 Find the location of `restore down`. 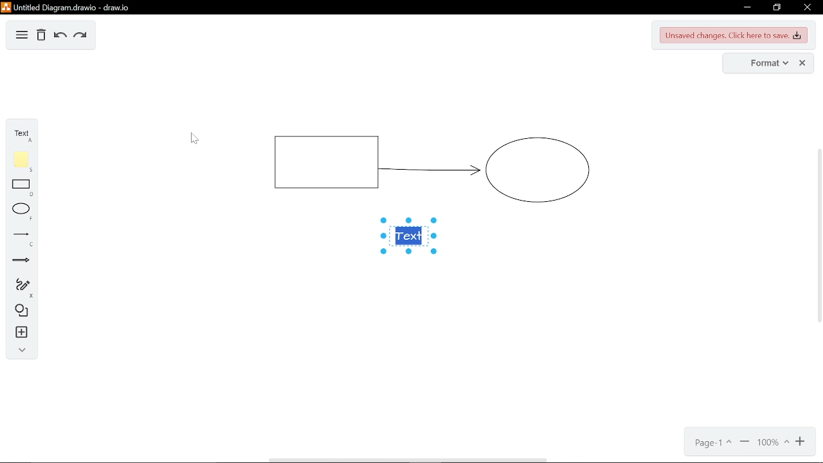

restore down is located at coordinates (779, 8).